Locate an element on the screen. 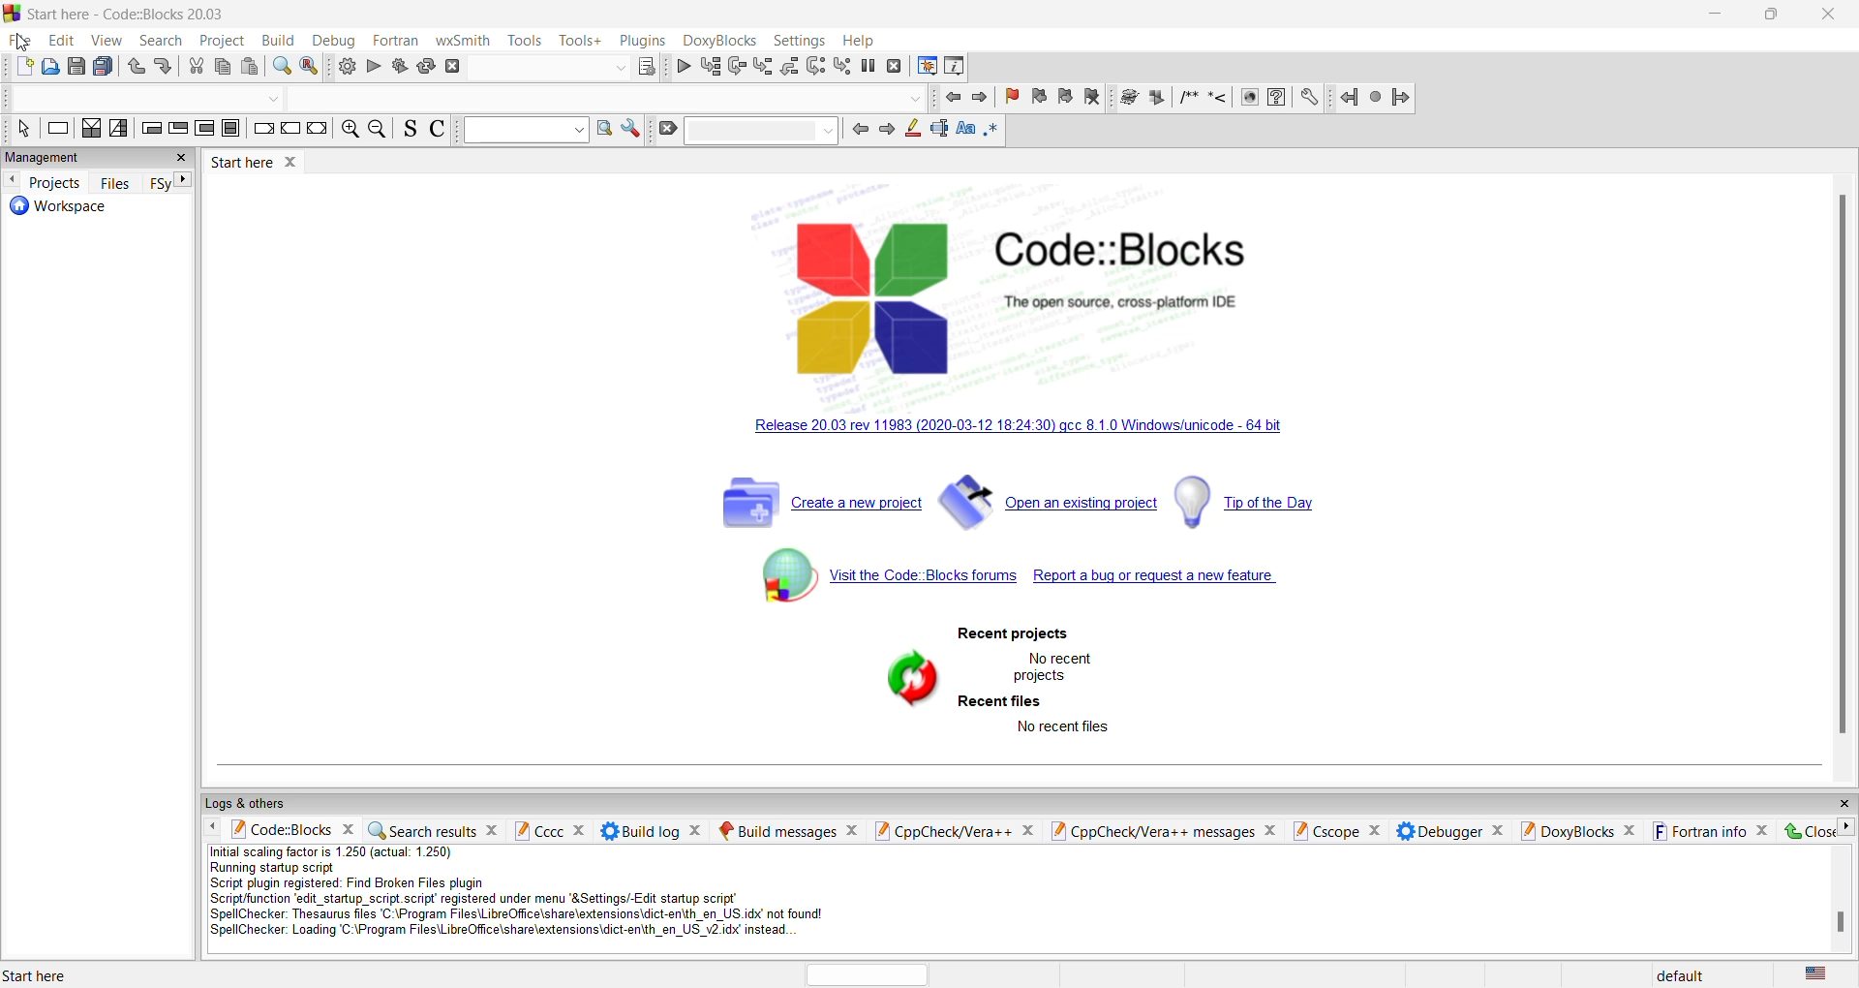 This screenshot has width=1859, height=988. build log panes is located at coordinates (638, 831).